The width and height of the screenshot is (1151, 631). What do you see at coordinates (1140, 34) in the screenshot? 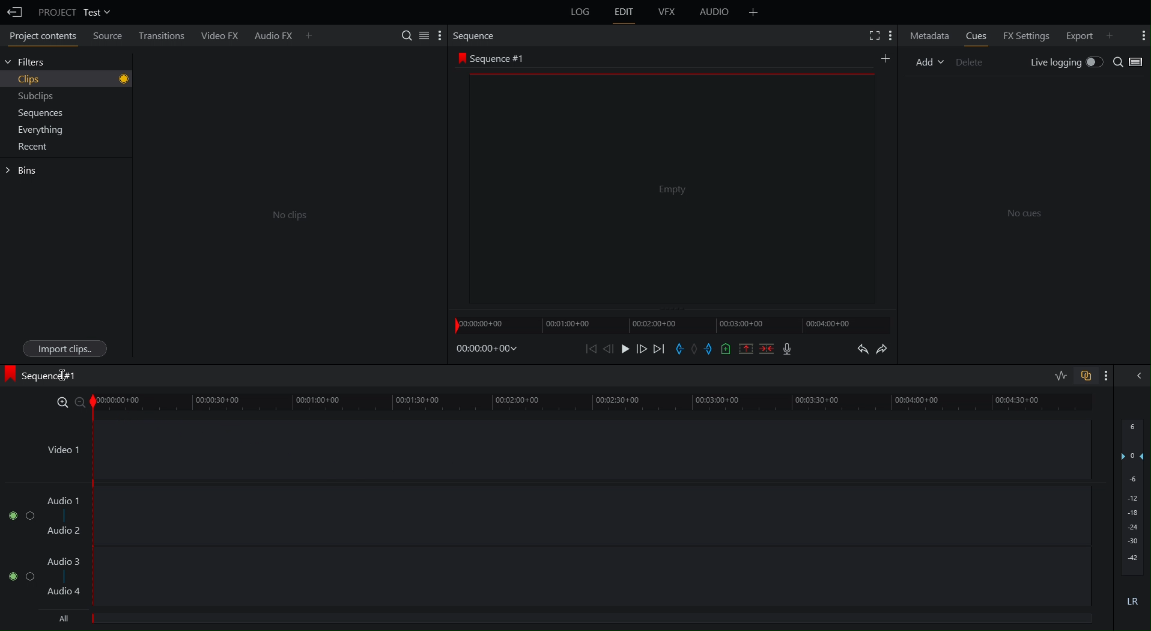
I see `More` at bounding box center [1140, 34].